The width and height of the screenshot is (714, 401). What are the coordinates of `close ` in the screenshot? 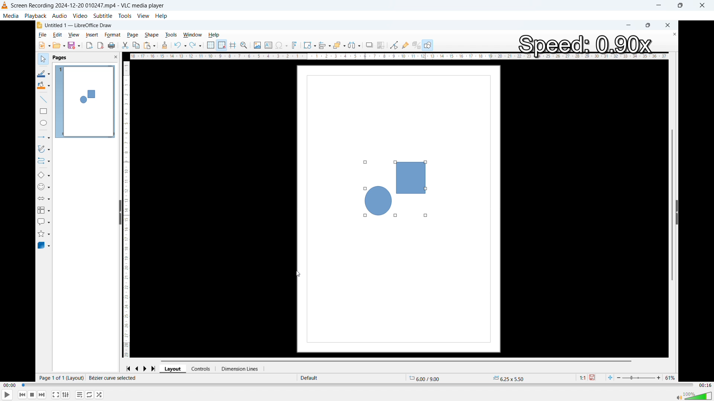 It's located at (702, 6).